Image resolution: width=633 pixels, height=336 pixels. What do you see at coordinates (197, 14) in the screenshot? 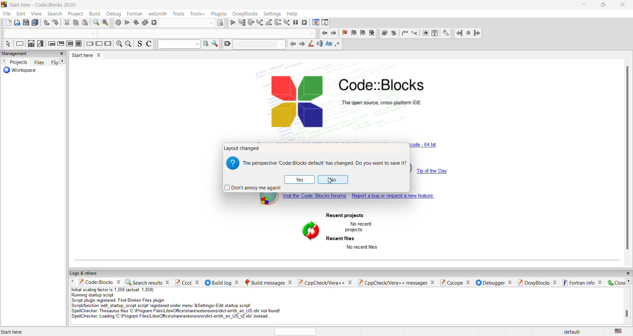
I see `tools +` at bounding box center [197, 14].